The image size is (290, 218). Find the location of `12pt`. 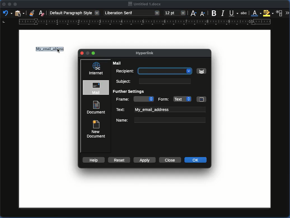

12pt is located at coordinates (175, 13).